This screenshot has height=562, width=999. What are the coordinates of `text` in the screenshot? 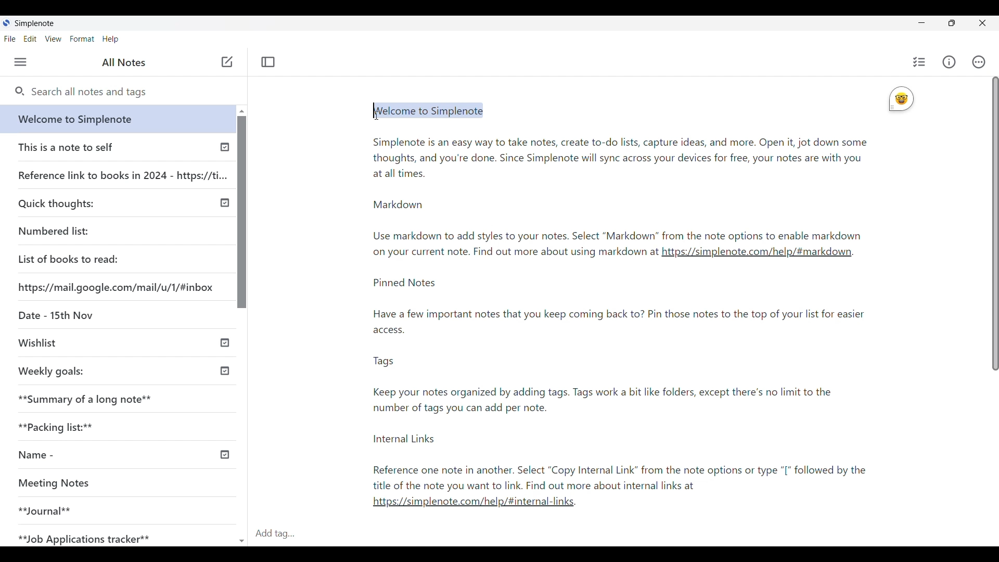 It's located at (514, 253).